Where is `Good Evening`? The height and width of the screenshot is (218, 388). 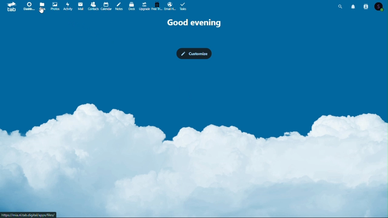
Good Evening is located at coordinates (194, 23).